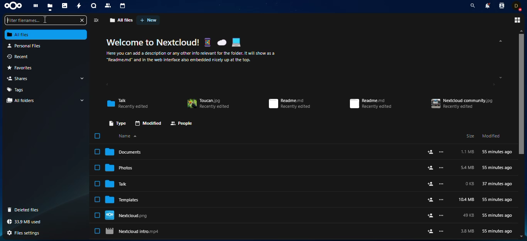  Describe the element at coordinates (79, 6) in the screenshot. I see `activity` at that location.